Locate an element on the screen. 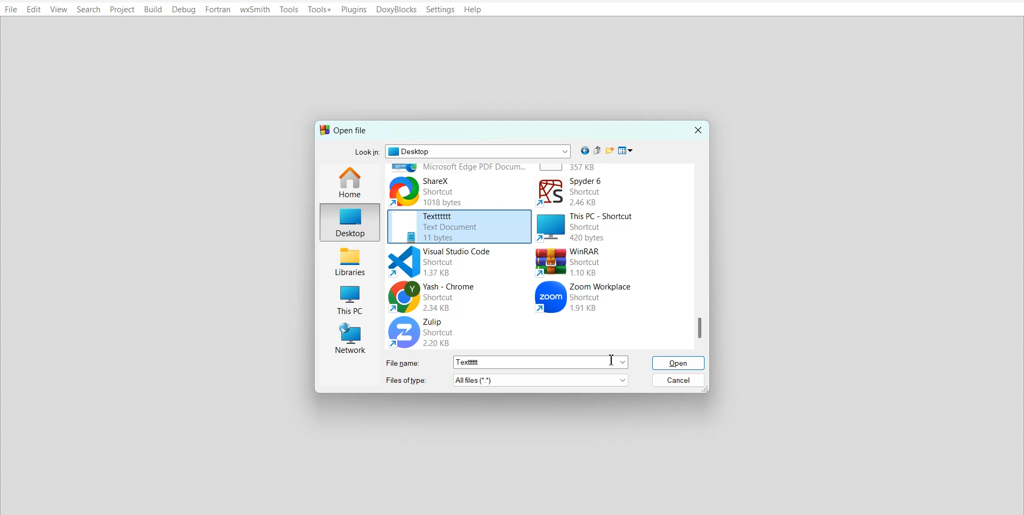  View is located at coordinates (59, 9).